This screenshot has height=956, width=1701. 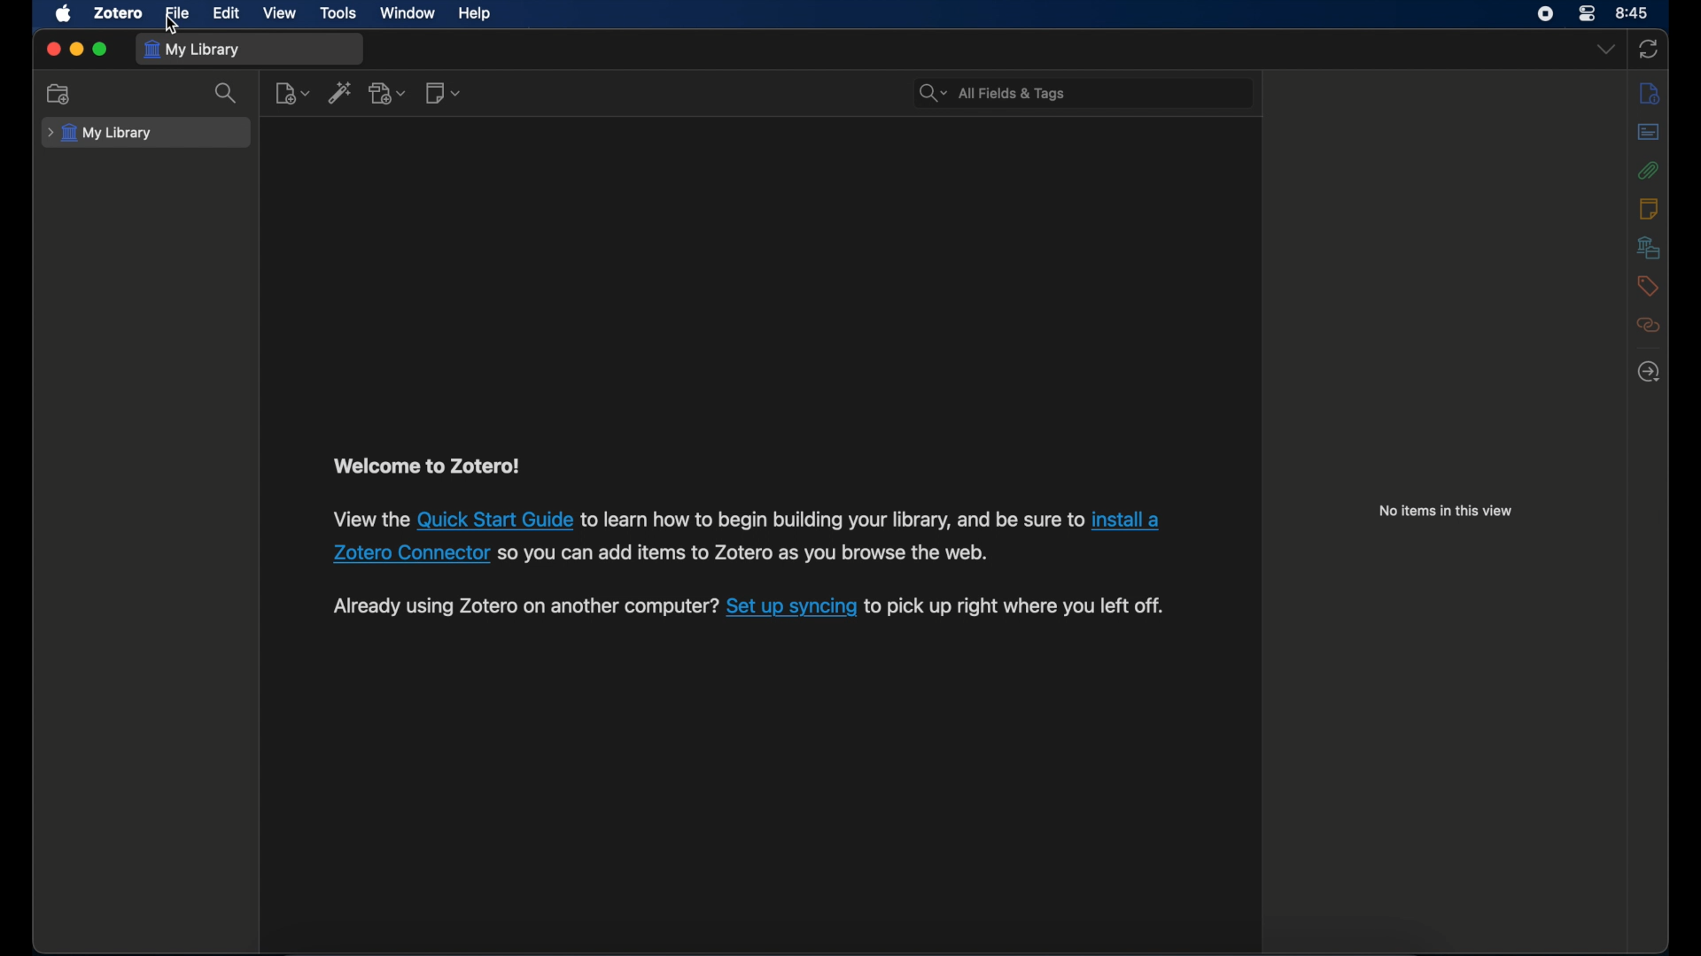 I want to click on libraries, so click(x=1647, y=248).